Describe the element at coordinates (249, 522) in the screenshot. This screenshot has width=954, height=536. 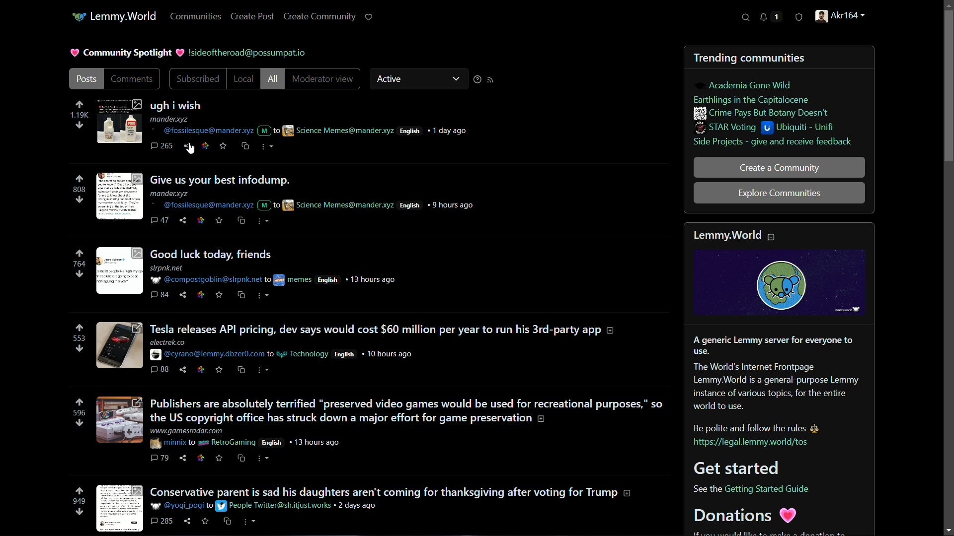
I see `more actions` at that location.